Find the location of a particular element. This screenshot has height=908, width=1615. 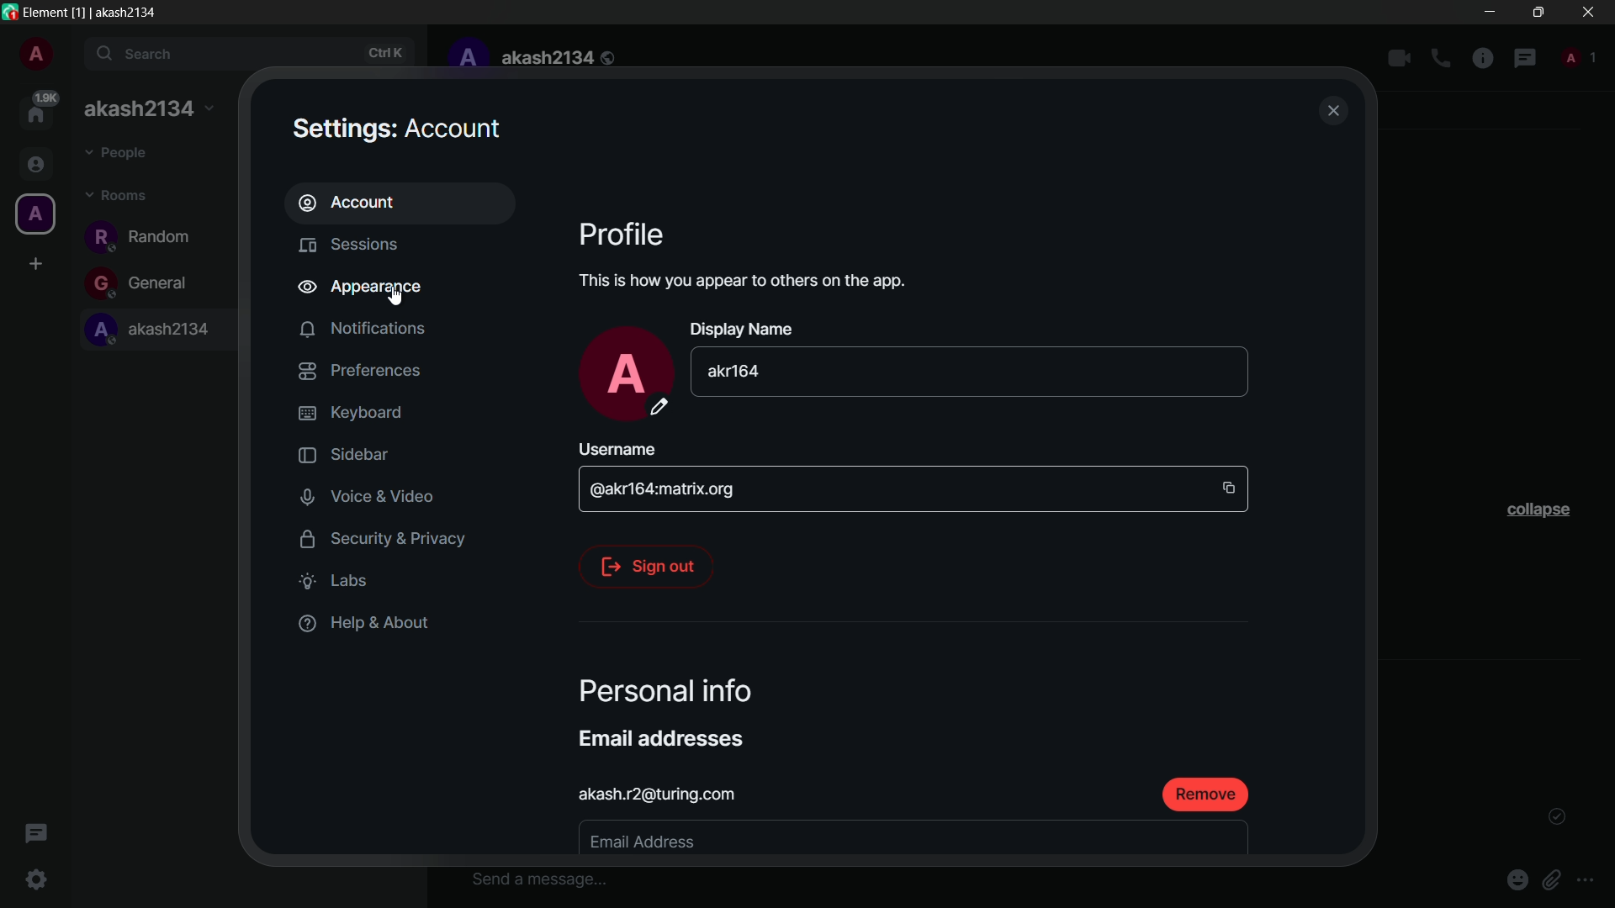

sign out is located at coordinates (638, 568).